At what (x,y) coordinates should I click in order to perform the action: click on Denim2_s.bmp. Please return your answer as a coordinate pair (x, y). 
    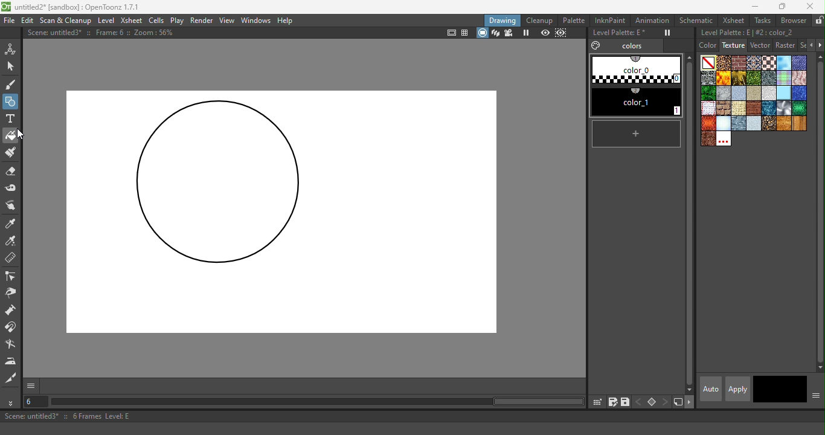
    Looking at the image, I should click on (800, 62).